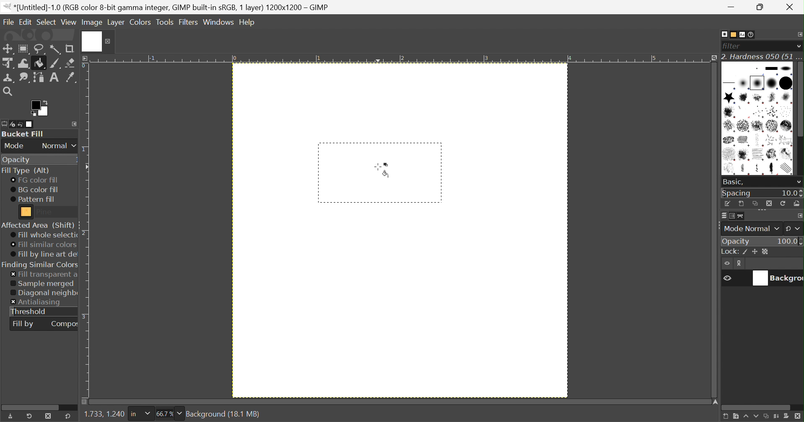  What do you see at coordinates (55, 64) in the screenshot?
I see `Paintbrush Tool` at bounding box center [55, 64].